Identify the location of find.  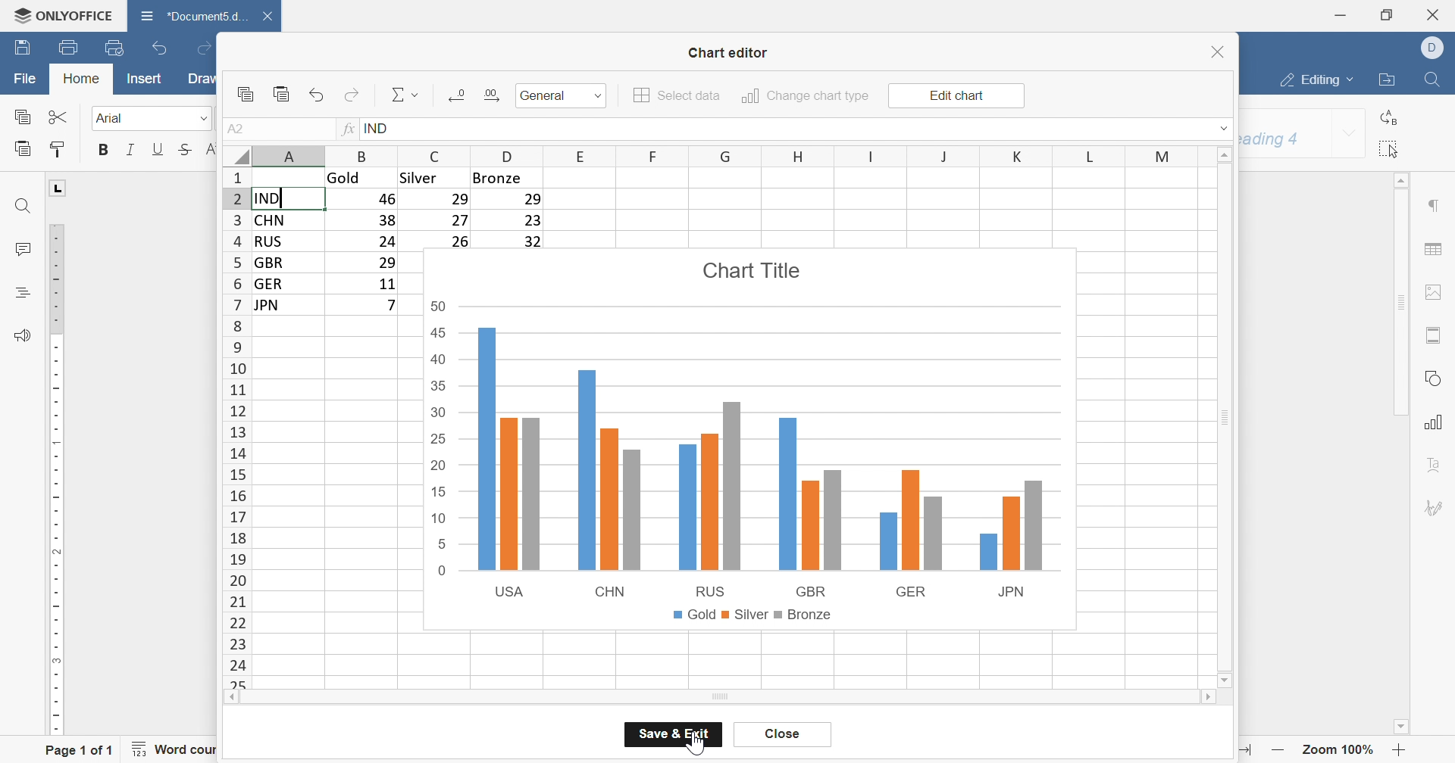
(1432, 79).